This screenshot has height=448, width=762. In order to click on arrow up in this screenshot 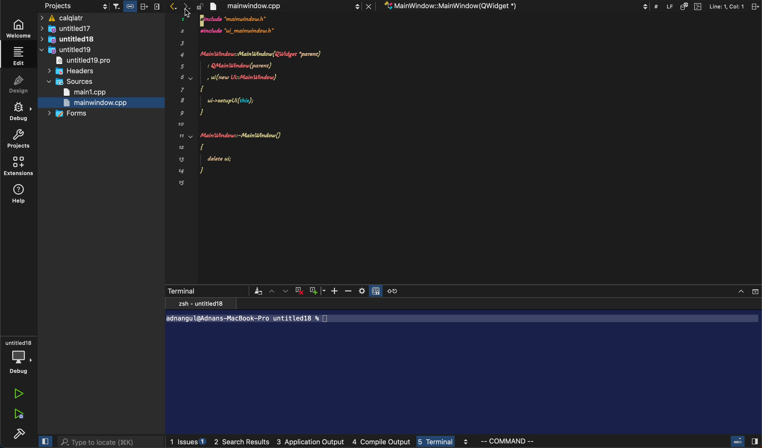, I will do `click(273, 291)`.